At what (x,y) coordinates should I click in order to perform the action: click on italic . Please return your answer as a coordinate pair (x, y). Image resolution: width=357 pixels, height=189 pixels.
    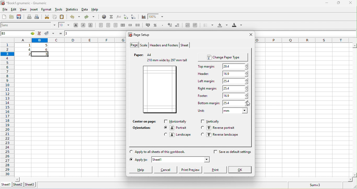
    Looking at the image, I should click on (84, 25).